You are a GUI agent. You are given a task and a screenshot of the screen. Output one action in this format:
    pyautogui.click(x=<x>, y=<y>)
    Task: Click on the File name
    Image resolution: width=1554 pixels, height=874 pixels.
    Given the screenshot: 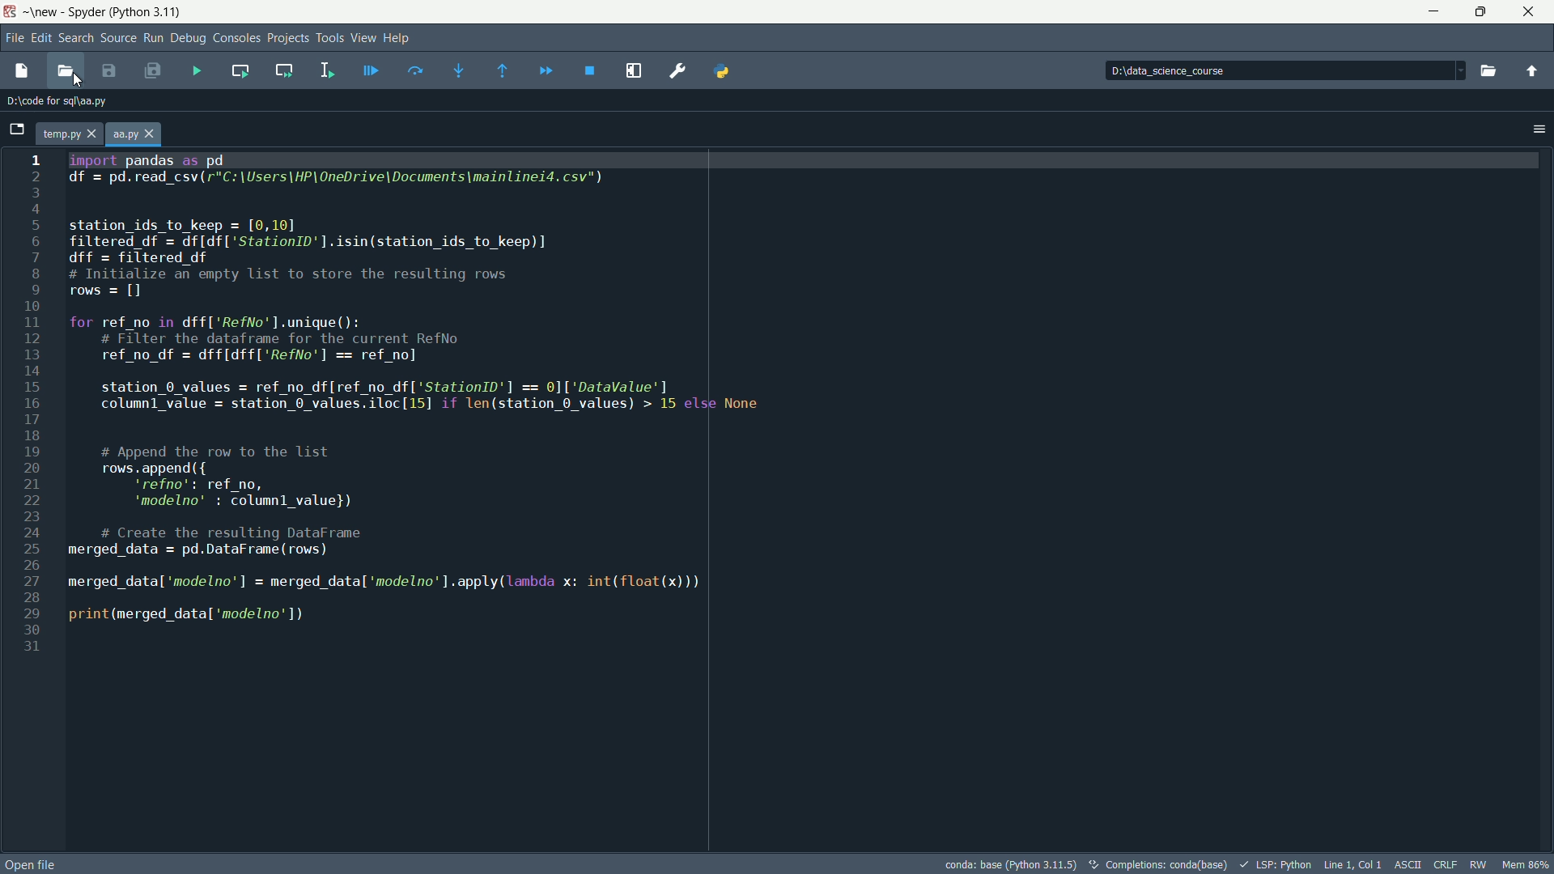 What is the action you would take?
    pyautogui.click(x=60, y=133)
    